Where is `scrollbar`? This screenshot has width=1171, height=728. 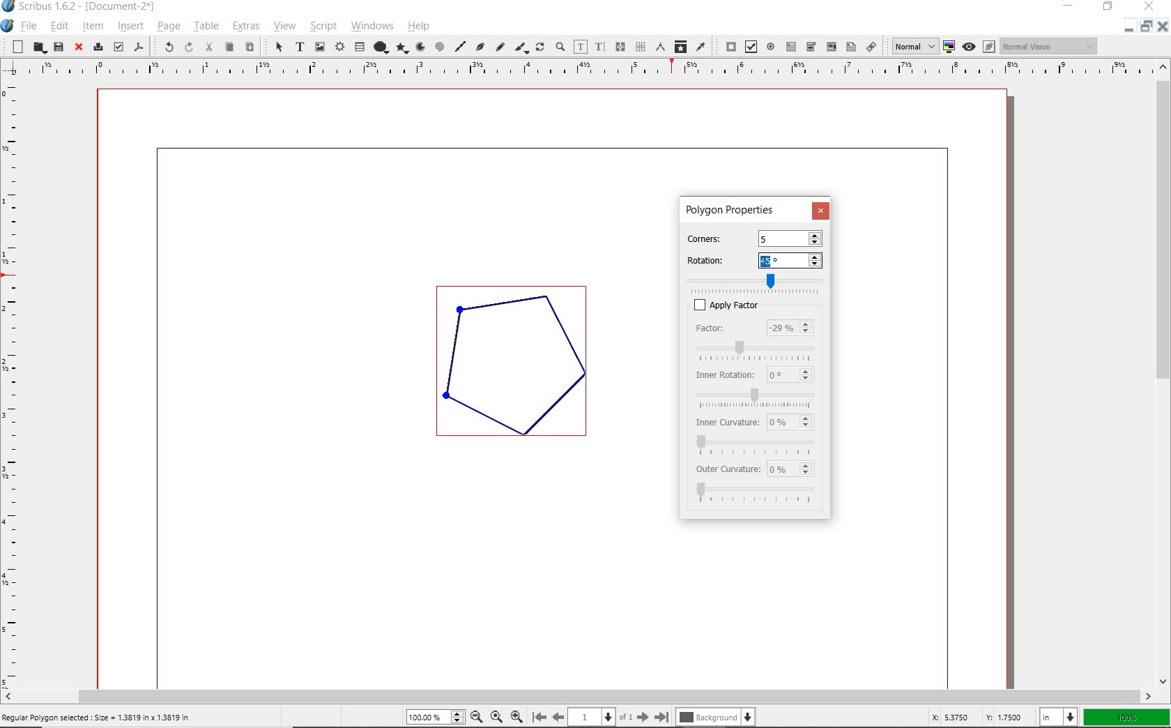 scrollbar is located at coordinates (576, 695).